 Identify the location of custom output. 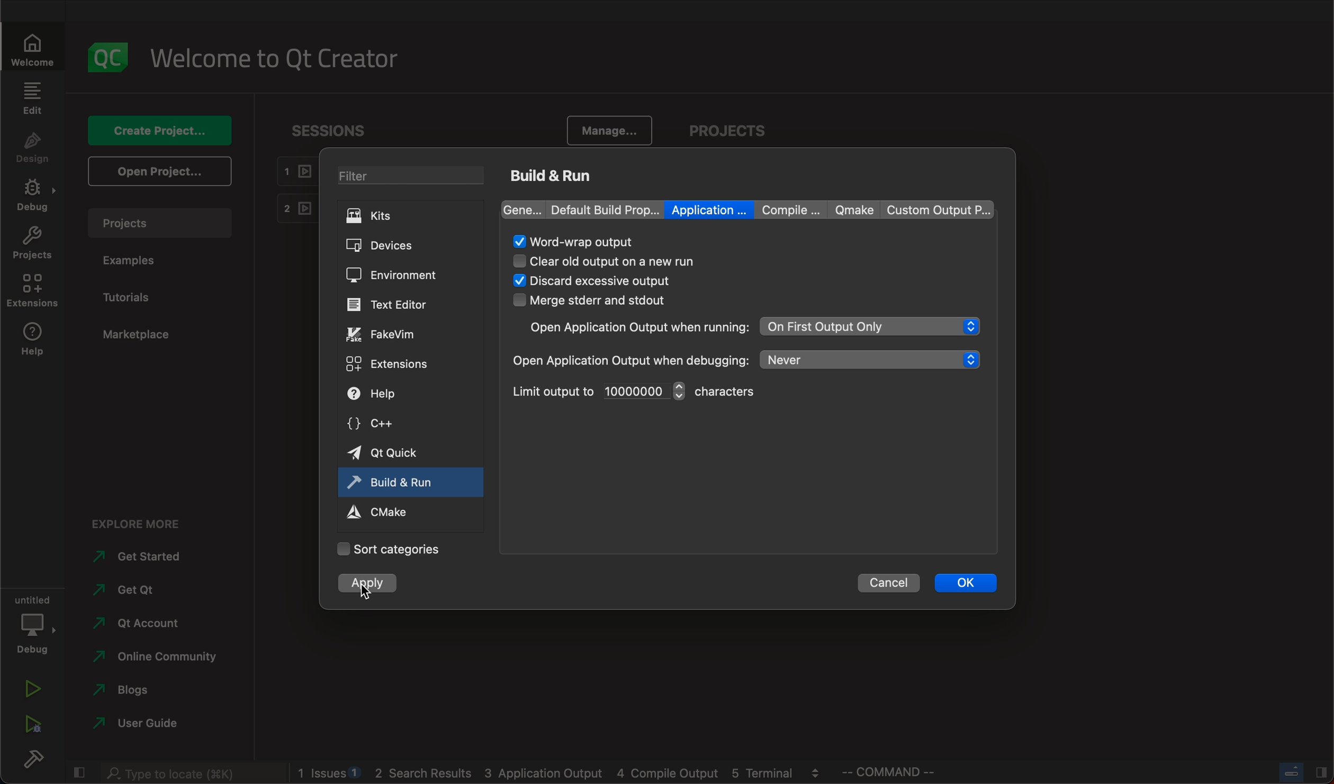
(932, 209).